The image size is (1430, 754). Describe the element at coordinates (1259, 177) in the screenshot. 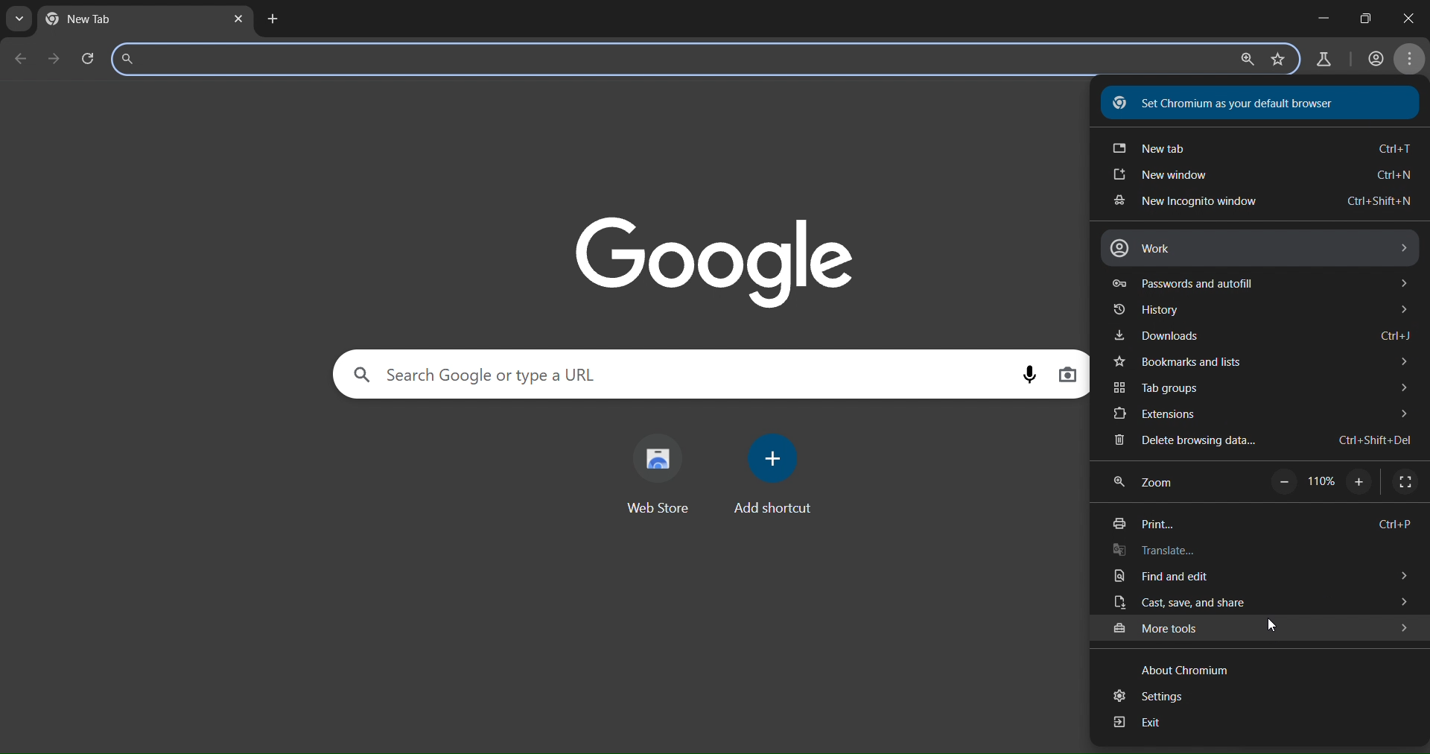

I see `new window Ctrl+N` at that location.